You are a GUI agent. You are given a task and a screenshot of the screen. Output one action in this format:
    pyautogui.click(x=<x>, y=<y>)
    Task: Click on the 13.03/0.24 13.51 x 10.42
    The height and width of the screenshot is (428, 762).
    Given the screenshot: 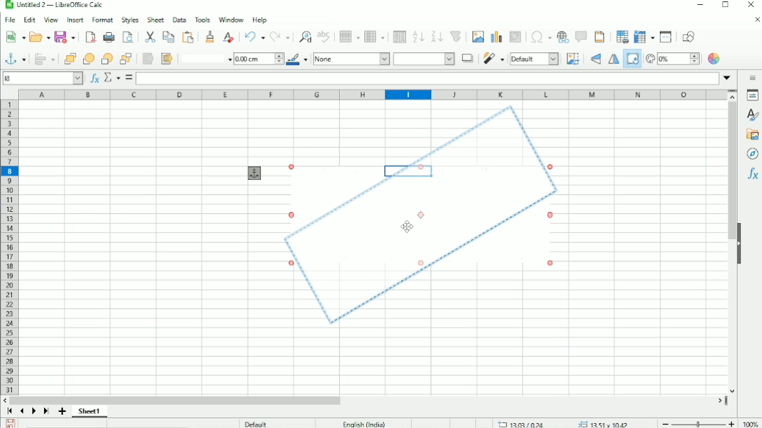 What is the action you would take?
    pyautogui.click(x=565, y=423)
    